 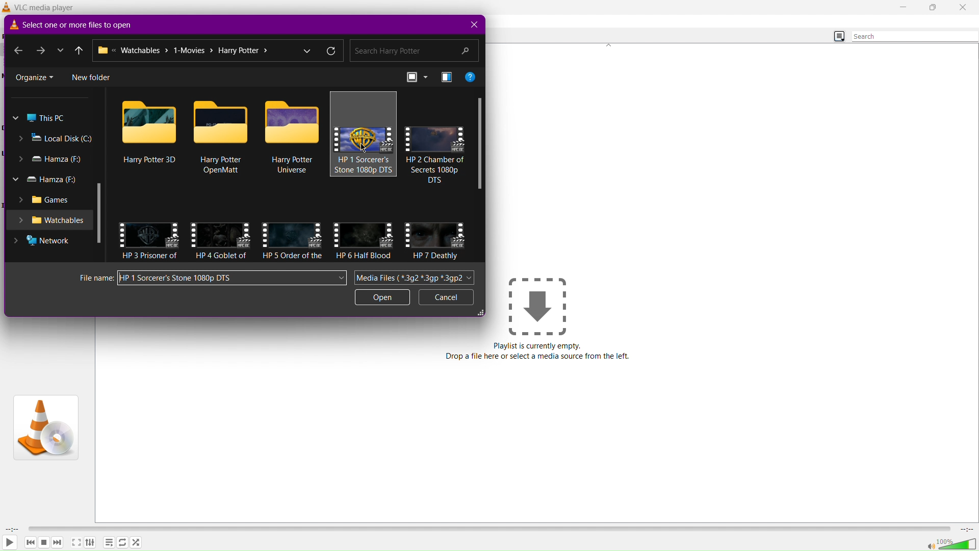 What do you see at coordinates (44, 542) in the screenshot?
I see `Stop` at bounding box center [44, 542].